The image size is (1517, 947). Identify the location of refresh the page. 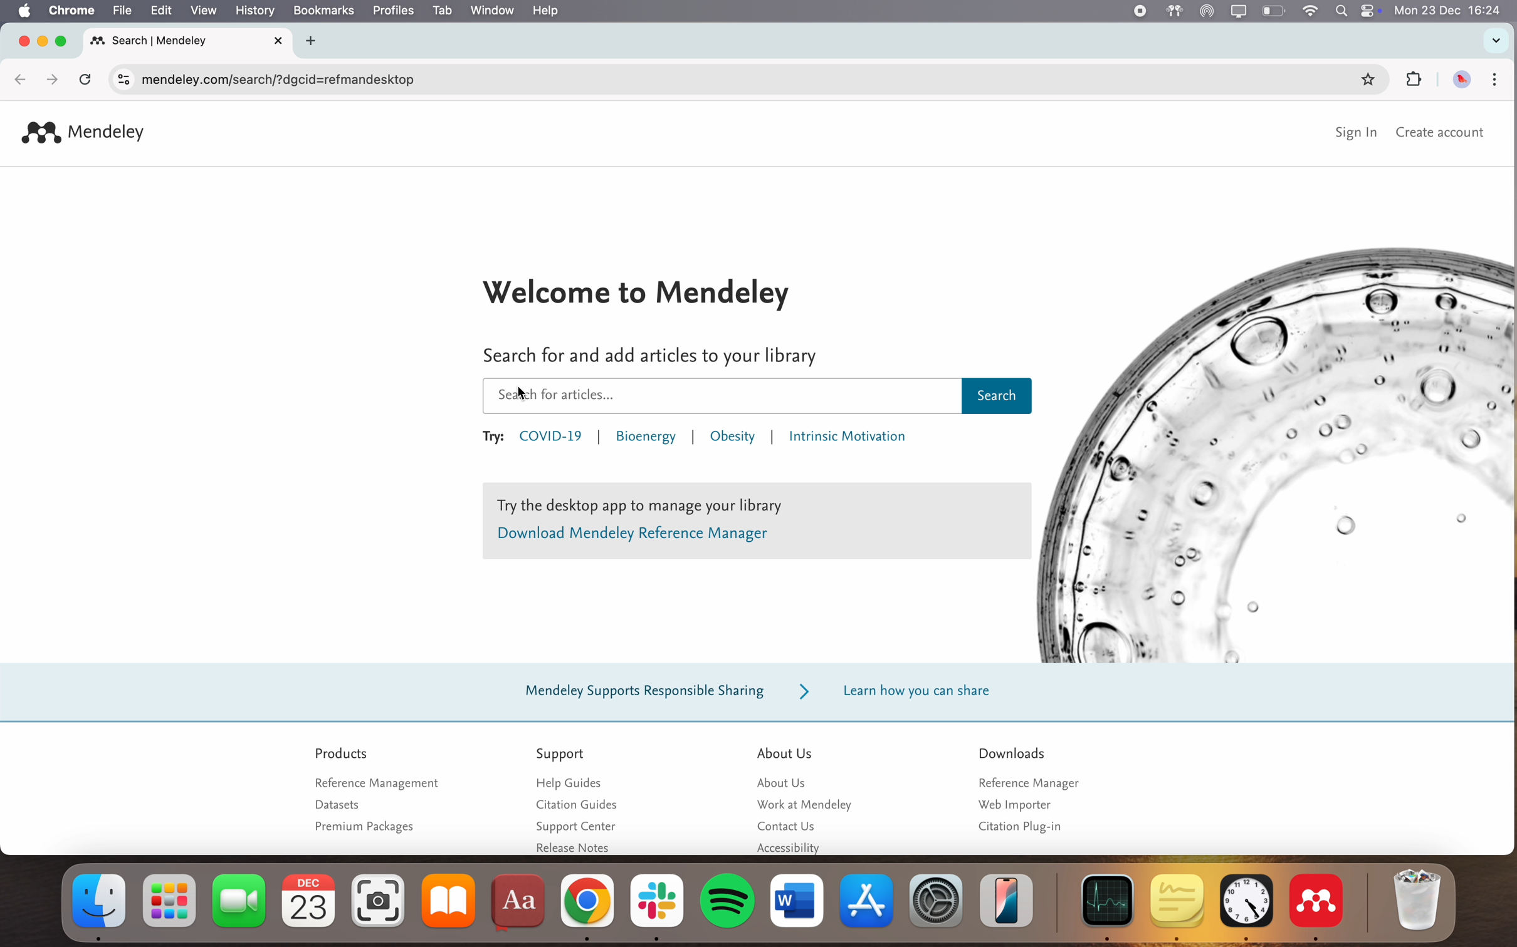
(85, 78).